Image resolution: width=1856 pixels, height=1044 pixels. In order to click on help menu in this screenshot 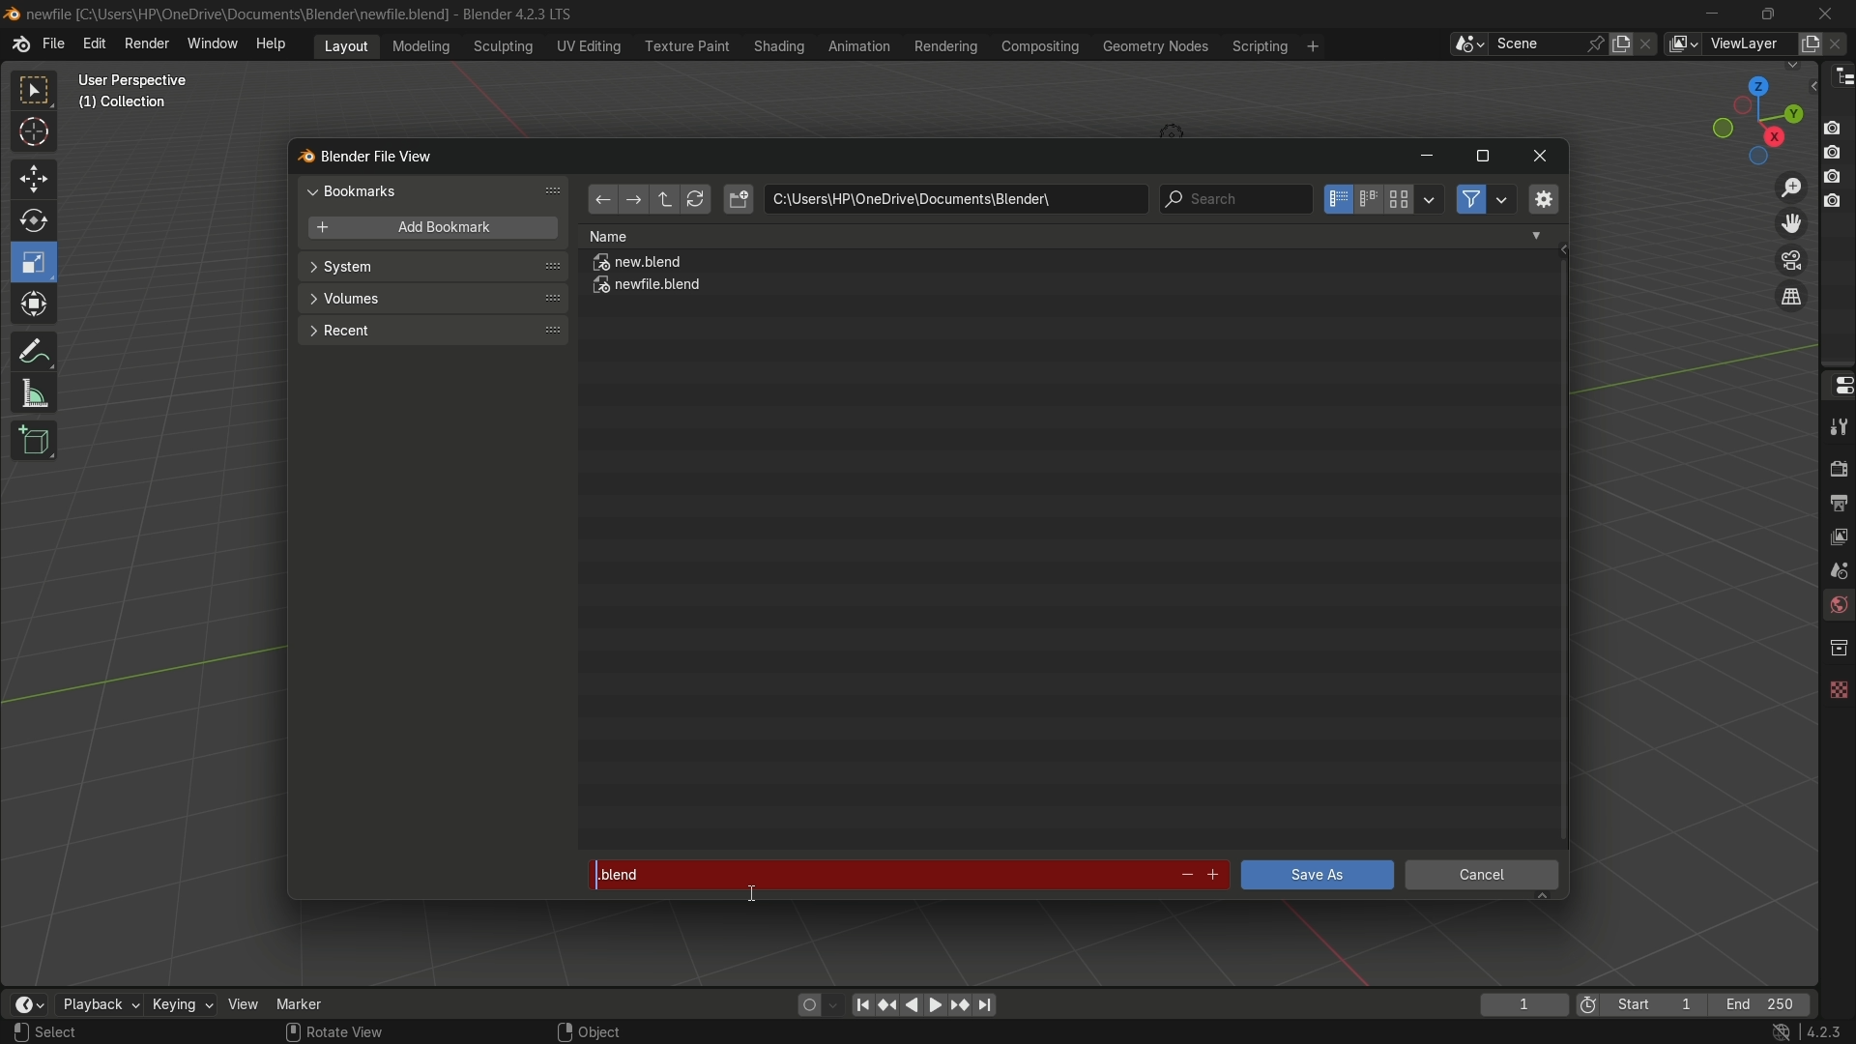, I will do `click(275, 43)`.